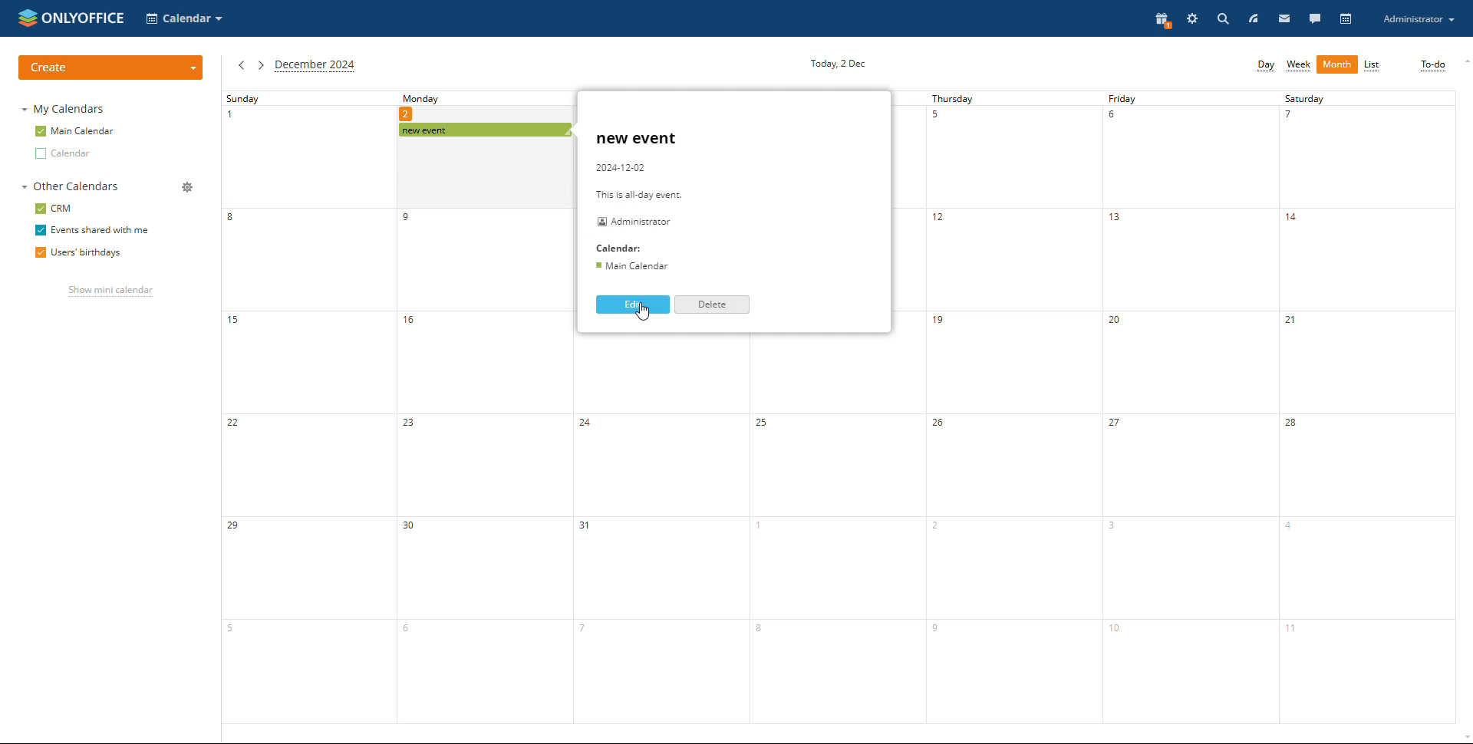 The width and height of the screenshot is (1473, 744). What do you see at coordinates (184, 19) in the screenshot?
I see `select application` at bounding box center [184, 19].